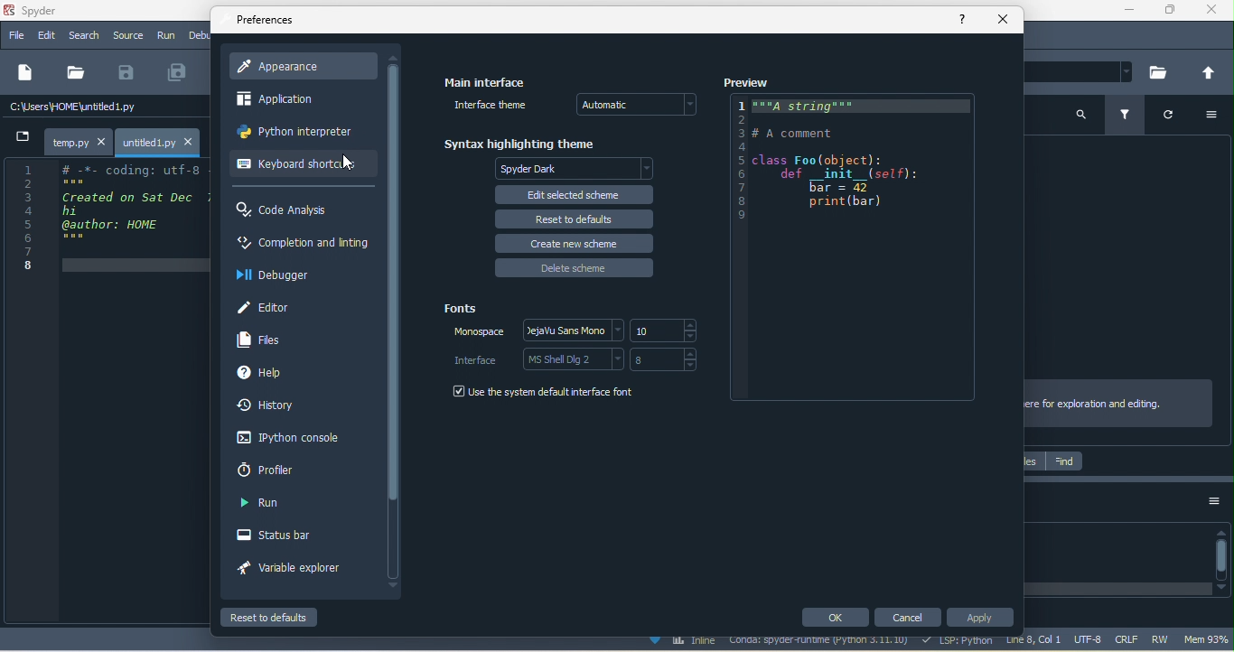 The height and width of the screenshot is (652, 1234). I want to click on 10, so click(665, 331).